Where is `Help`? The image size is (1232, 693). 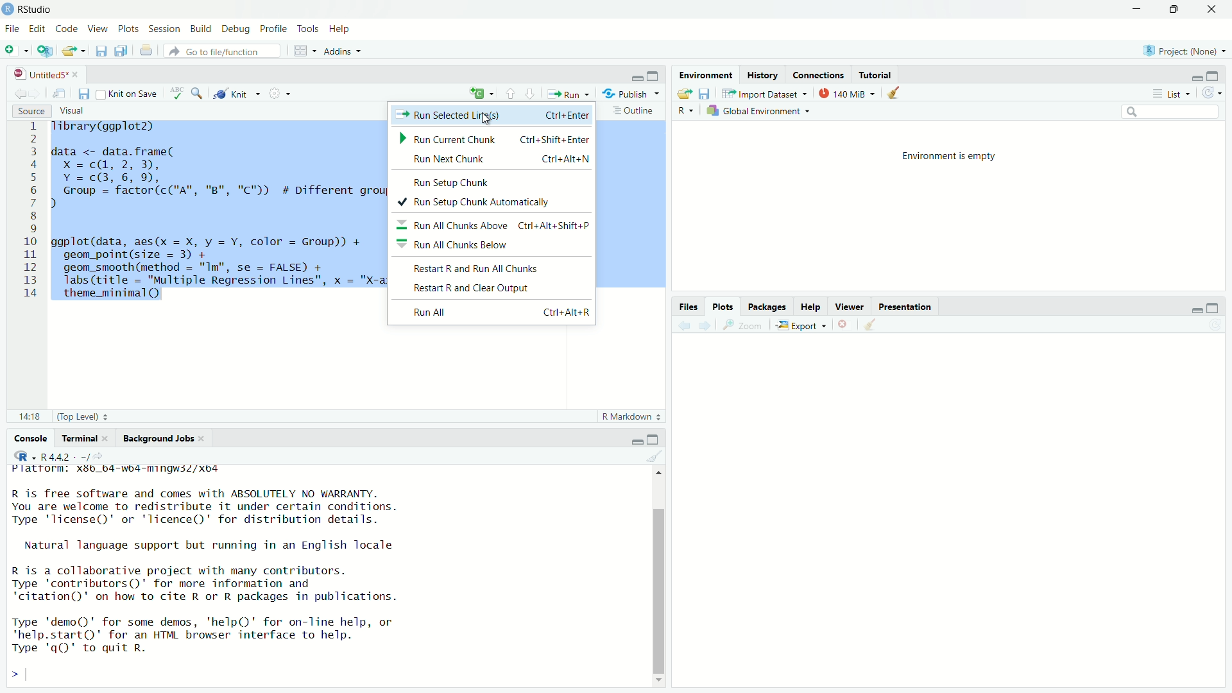
Help is located at coordinates (812, 307).